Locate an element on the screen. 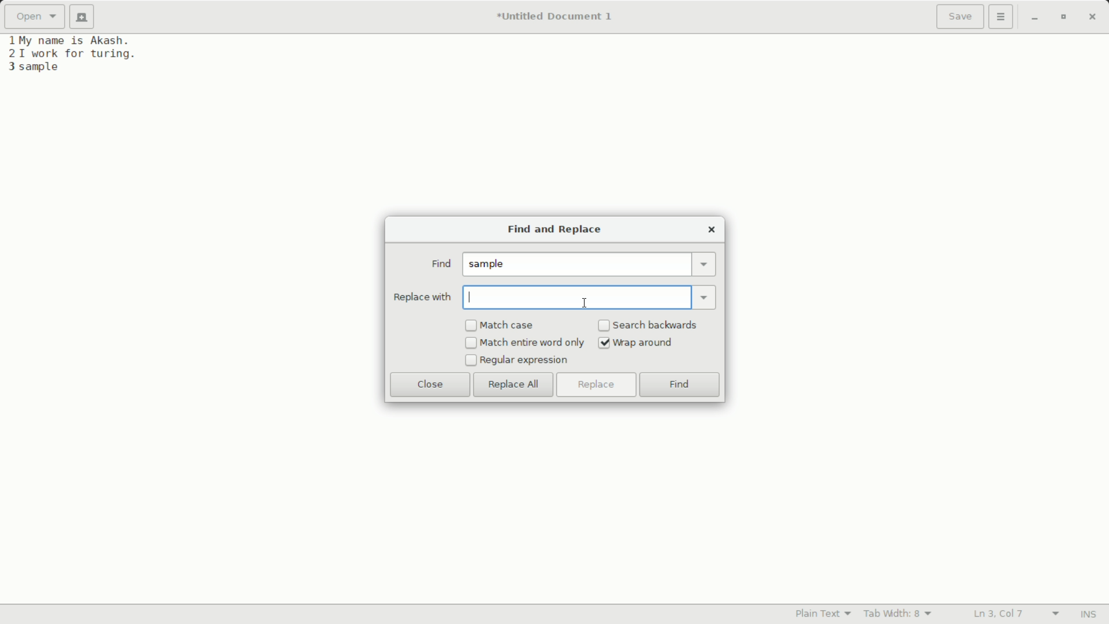 This screenshot has width=1109, height=624. close is located at coordinates (712, 229).